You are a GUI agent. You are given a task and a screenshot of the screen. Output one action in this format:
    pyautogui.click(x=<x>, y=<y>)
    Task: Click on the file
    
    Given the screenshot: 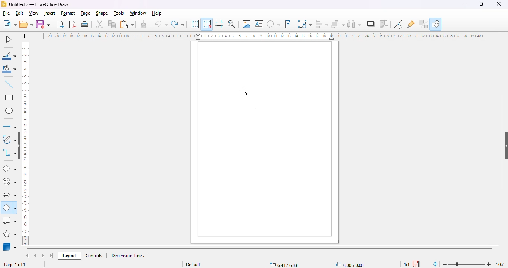 What is the action you would take?
    pyautogui.click(x=6, y=14)
    